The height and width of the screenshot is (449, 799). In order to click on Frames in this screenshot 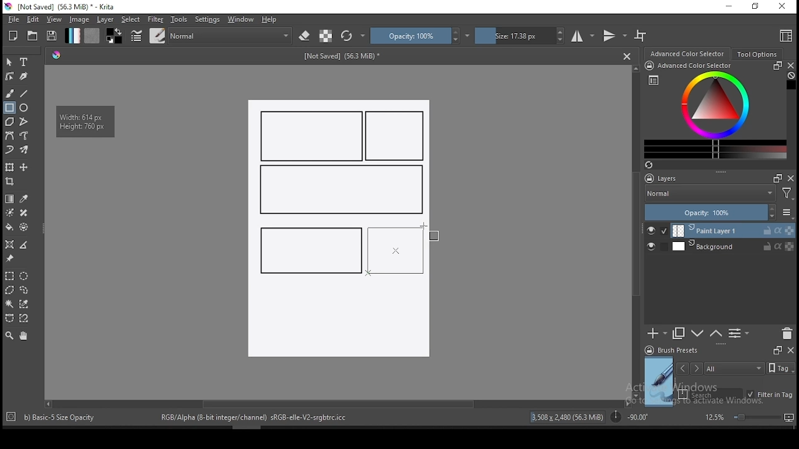, I will do `click(777, 350)`.